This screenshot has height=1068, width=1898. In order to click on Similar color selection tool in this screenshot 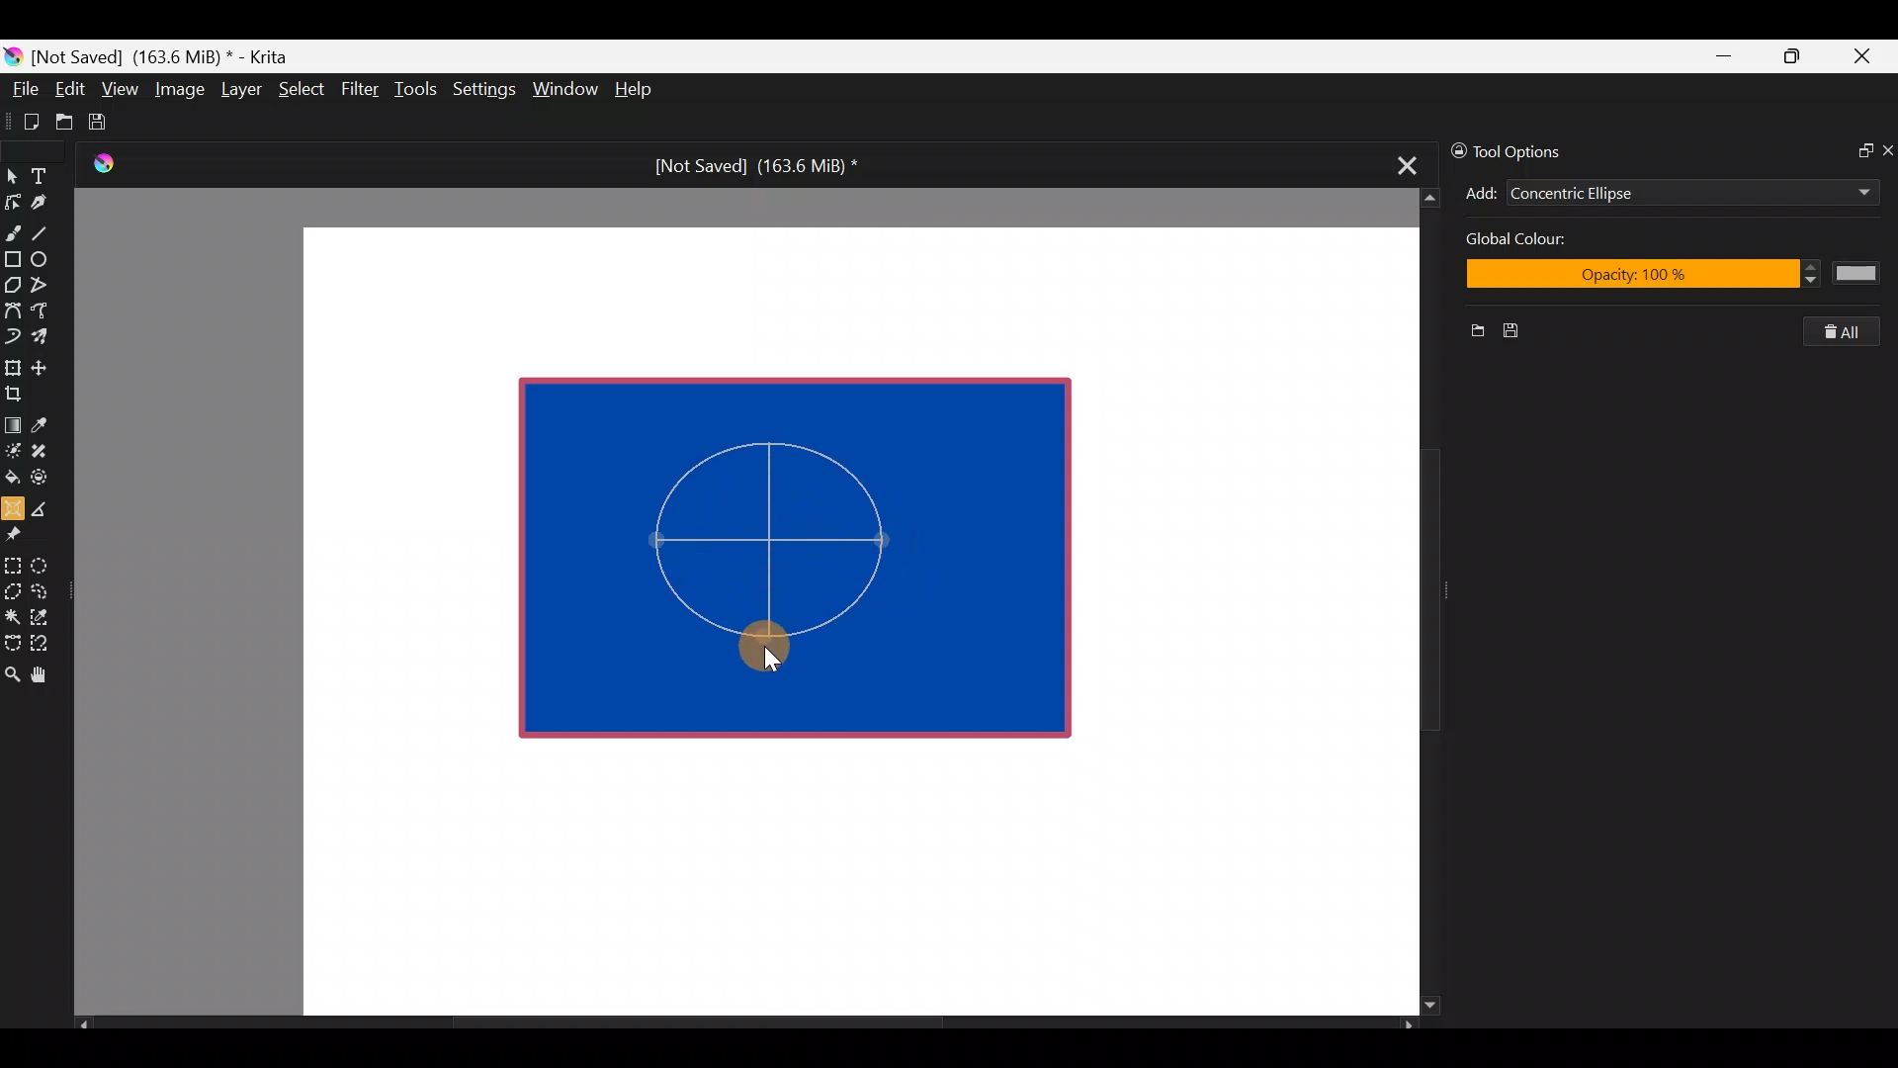, I will do `click(43, 615)`.